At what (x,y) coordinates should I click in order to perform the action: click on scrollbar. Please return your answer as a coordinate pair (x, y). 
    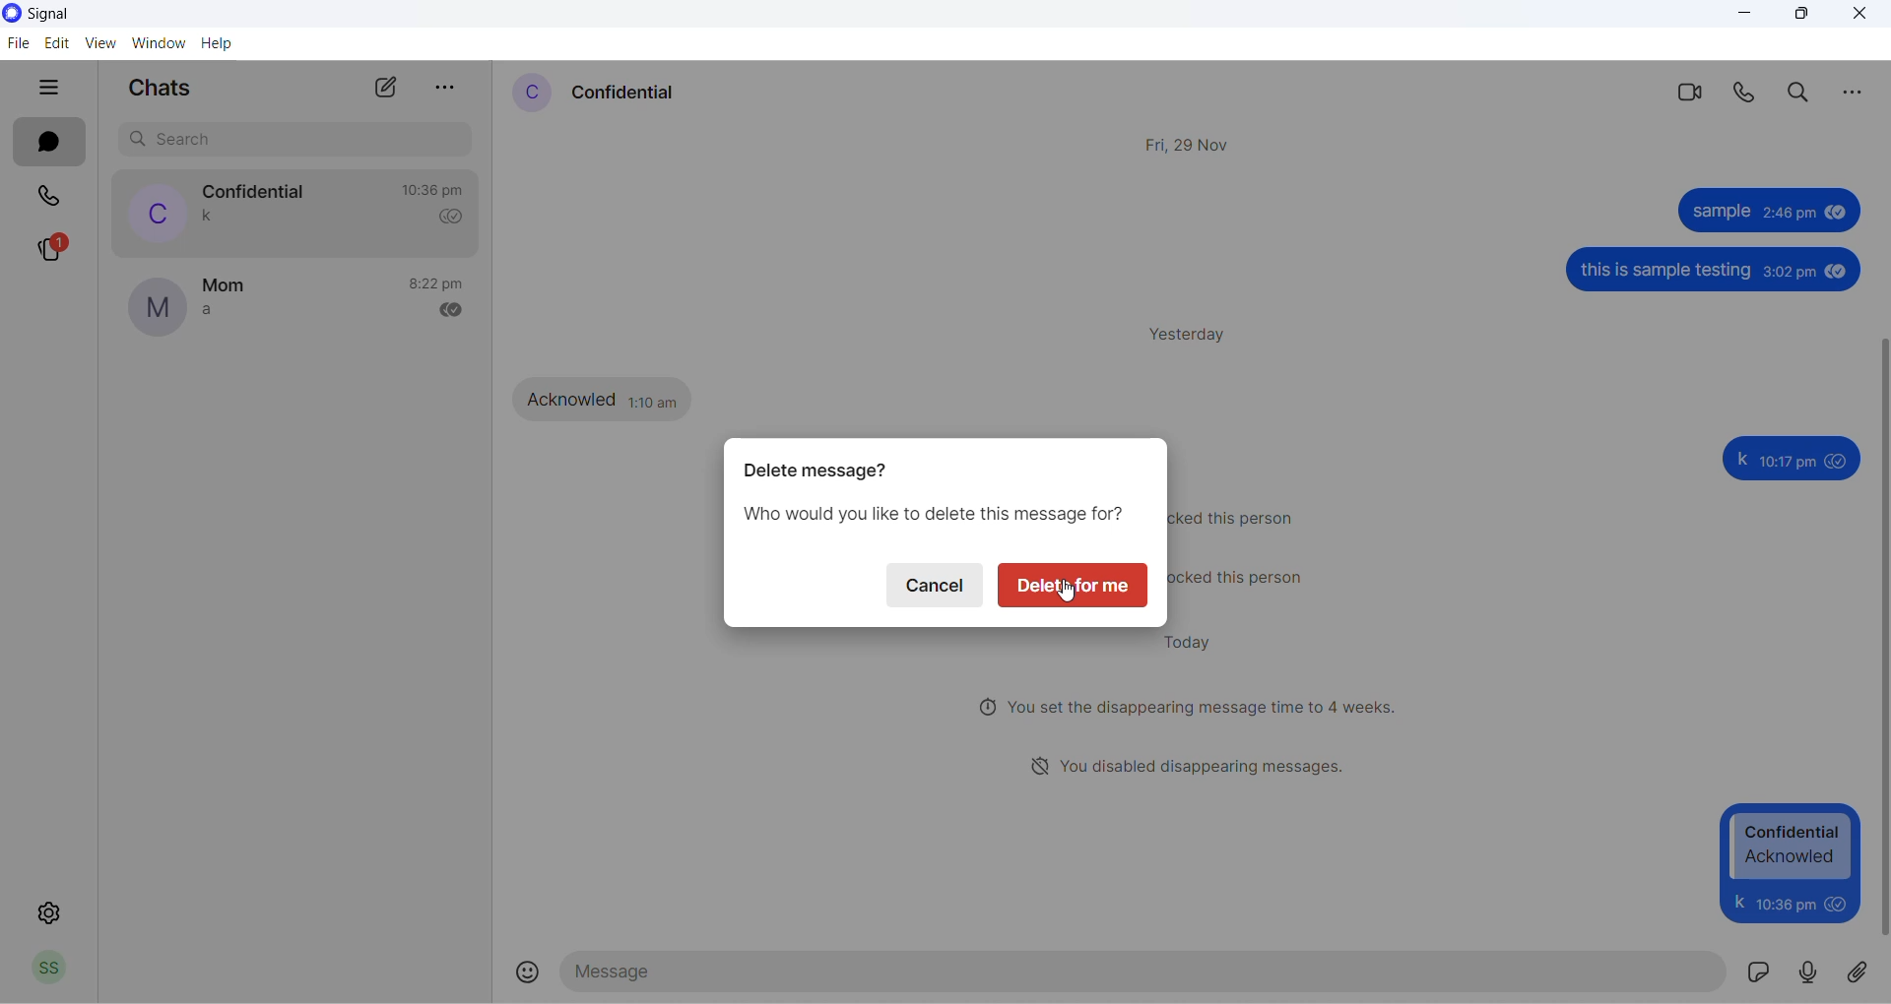
    Looking at the image, I should click on (1879, 636).